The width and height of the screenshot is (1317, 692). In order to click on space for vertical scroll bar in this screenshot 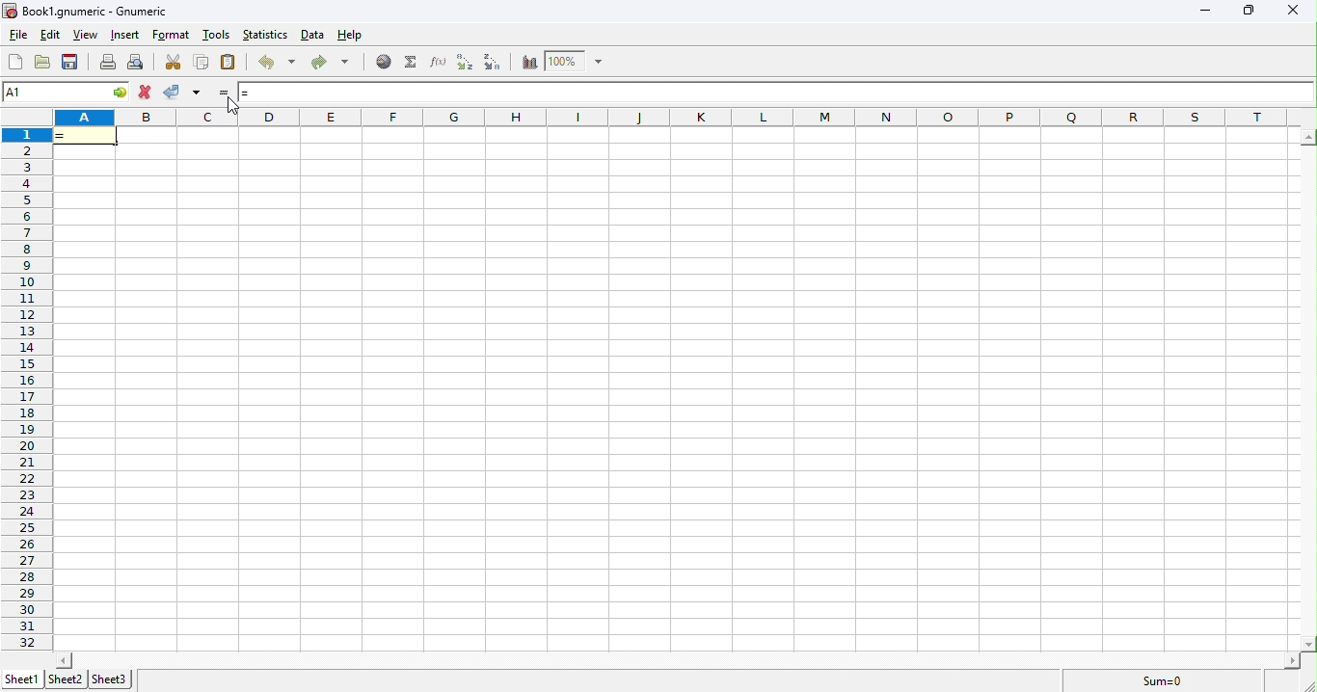, I will do `click(1308, 388)`.